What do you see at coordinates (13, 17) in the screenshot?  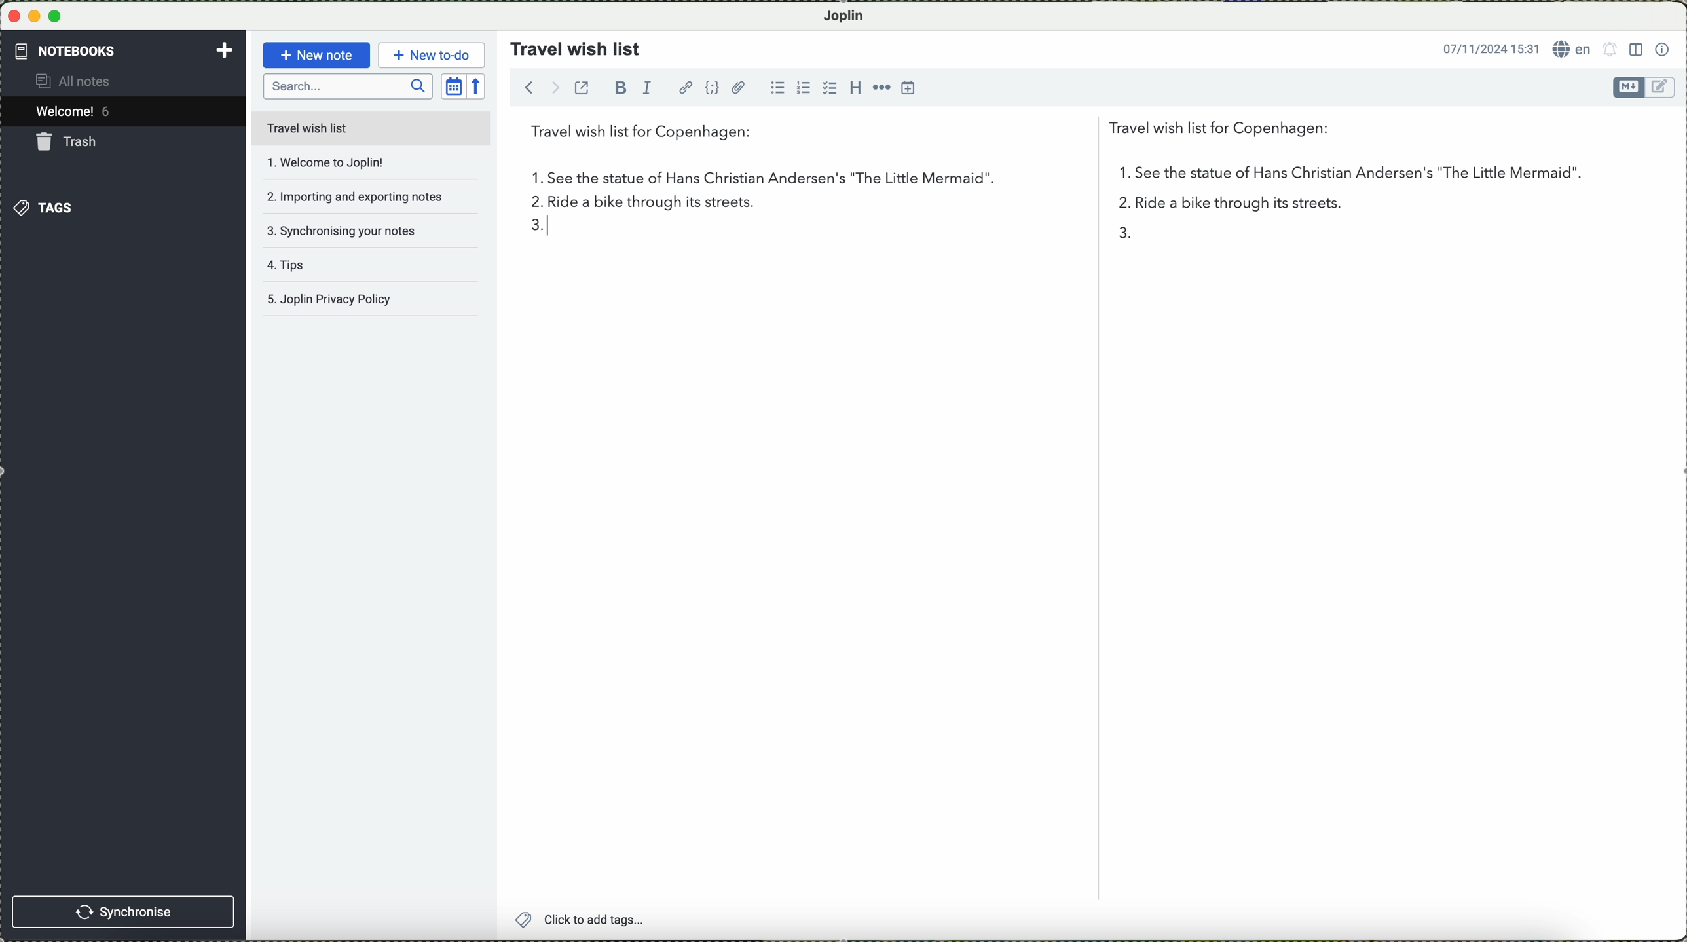 I see `close` at bounding box center [13, 17].